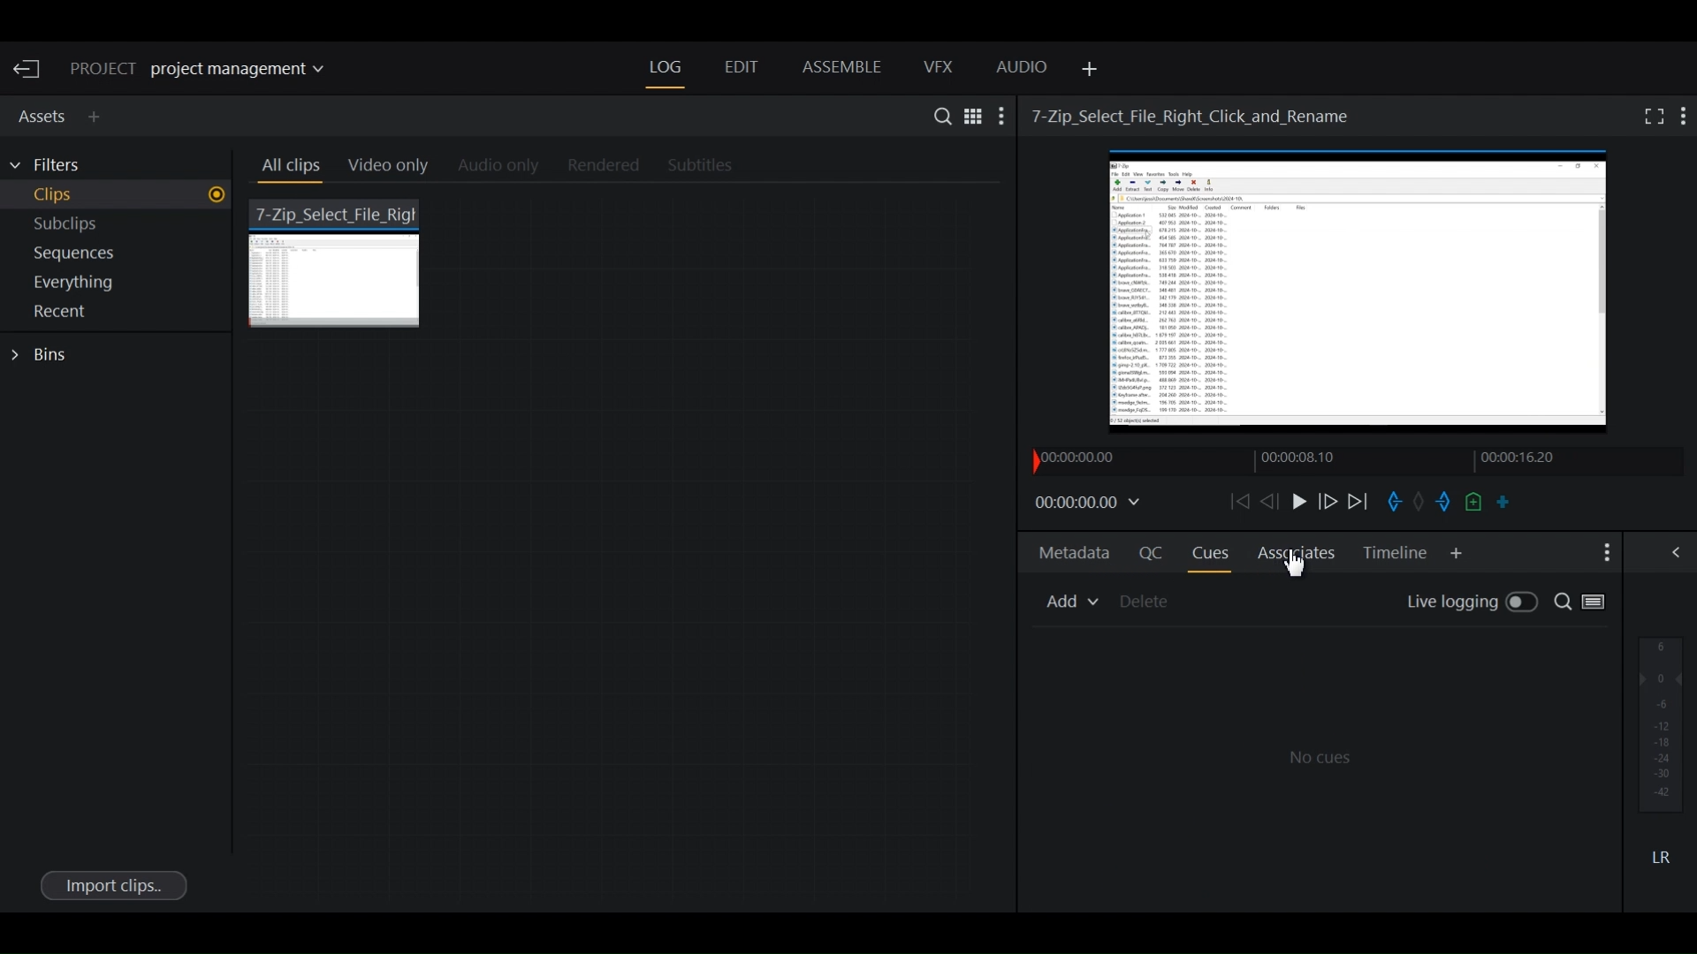 This screenshot has height=954, width=1697. What do you see at coordinates (118, 197) in the screenshot?
I see `Show Clips in current project` at bounding box center [118, 197].